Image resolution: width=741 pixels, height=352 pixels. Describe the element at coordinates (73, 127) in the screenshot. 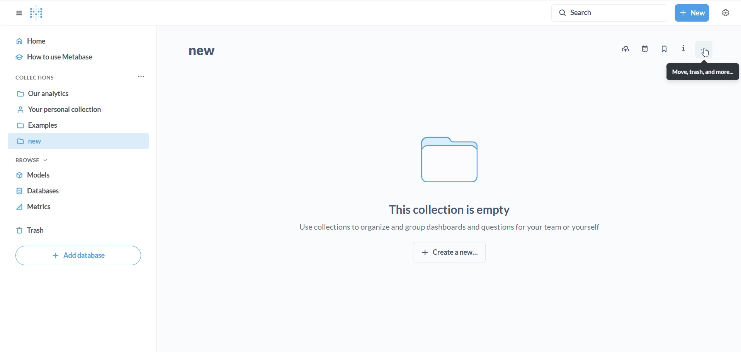

I see `examples` at that location.